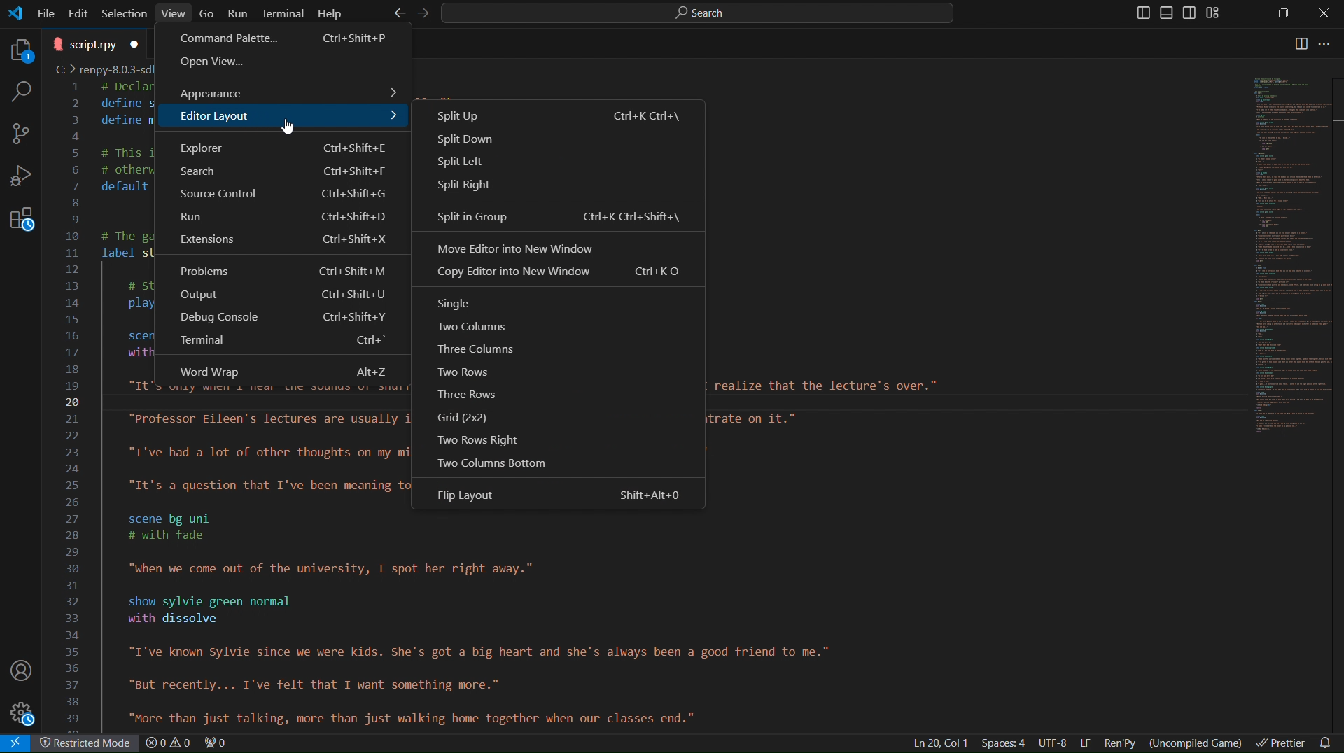 The width and height of the screenshot is (1344, 753). I want to click on line numbering, so click(75, 406).